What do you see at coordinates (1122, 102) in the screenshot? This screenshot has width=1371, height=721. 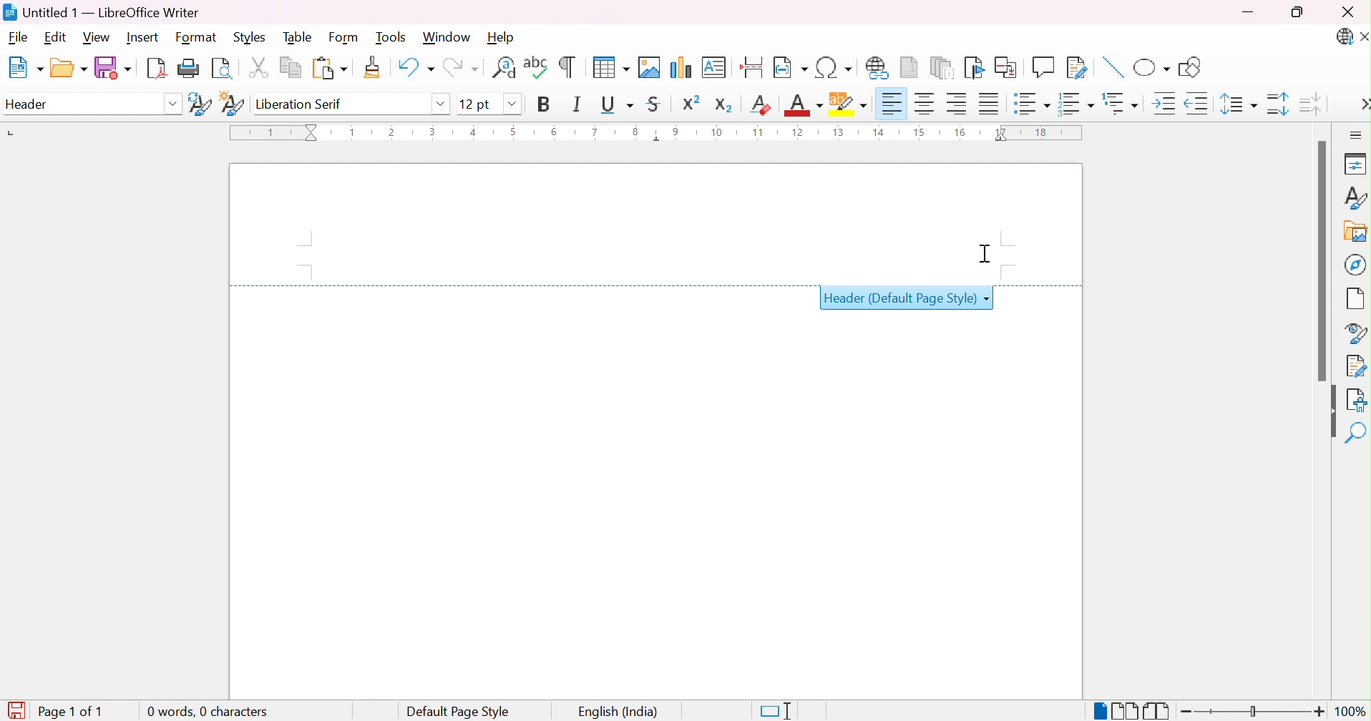 I see `Select outline format` at bounding box center [1122, 102].